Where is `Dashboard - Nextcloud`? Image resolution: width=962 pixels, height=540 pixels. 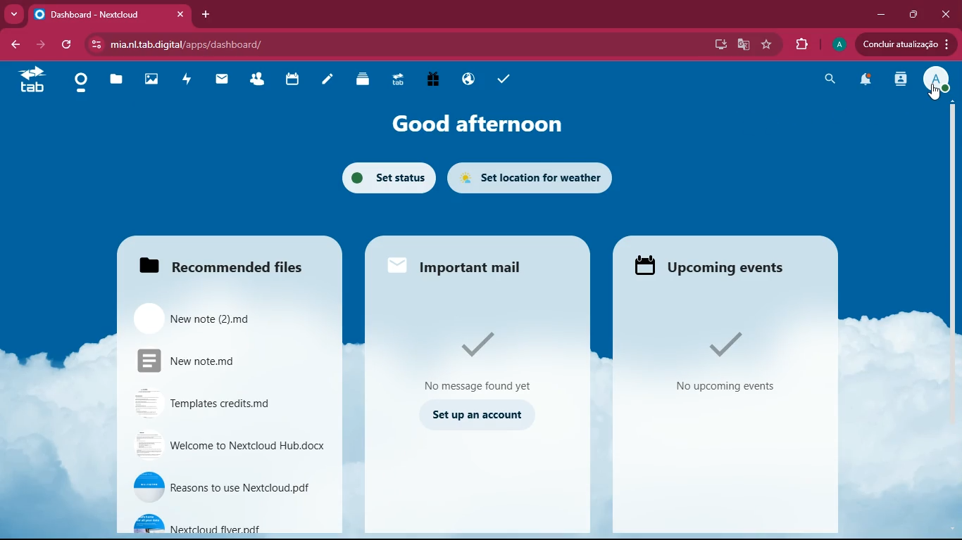
Dashboard - Nextcloud is located at coordinates (108, 15).